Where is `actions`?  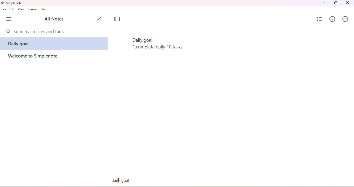 actions is located at coordinates (345, 19).